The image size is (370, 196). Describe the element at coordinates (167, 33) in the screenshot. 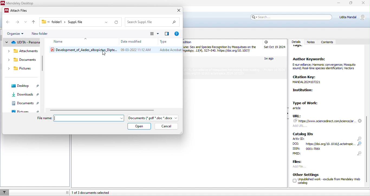

I see `preview pane` at that location.